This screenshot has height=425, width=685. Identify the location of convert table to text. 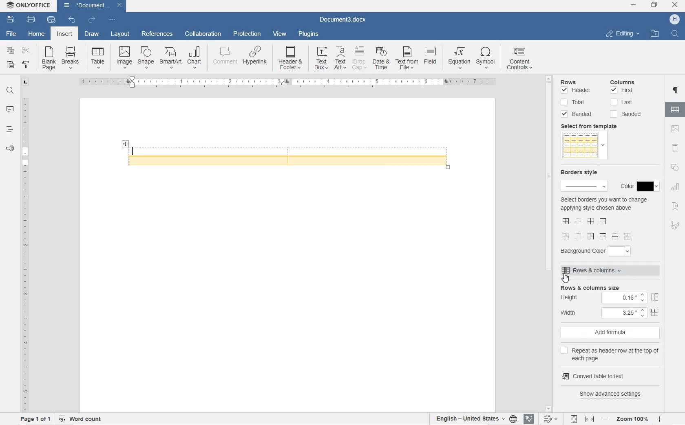
(609, 375).